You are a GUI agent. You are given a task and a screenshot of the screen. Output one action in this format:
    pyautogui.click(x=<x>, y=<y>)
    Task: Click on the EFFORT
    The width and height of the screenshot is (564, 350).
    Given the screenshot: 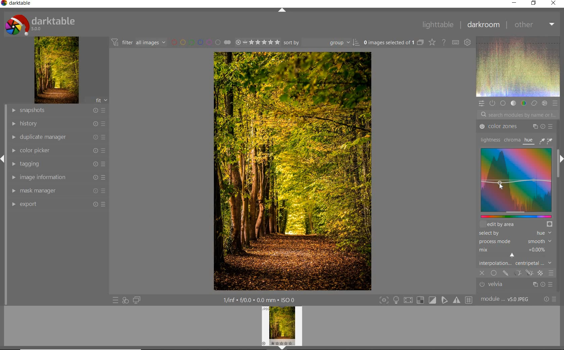 What is the action you would take?
    pyautogui.click(x=59, y=205)
    